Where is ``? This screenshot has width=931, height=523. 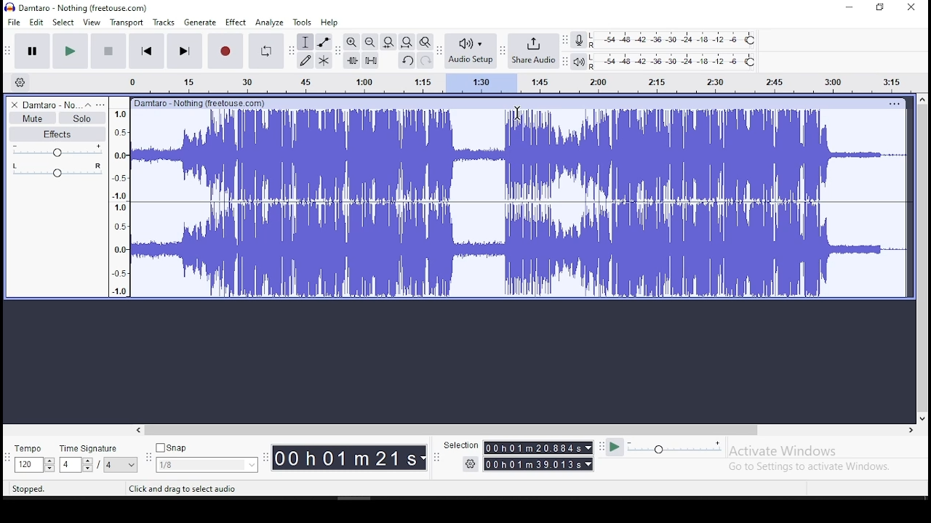  is located at coordinates (266, 456).